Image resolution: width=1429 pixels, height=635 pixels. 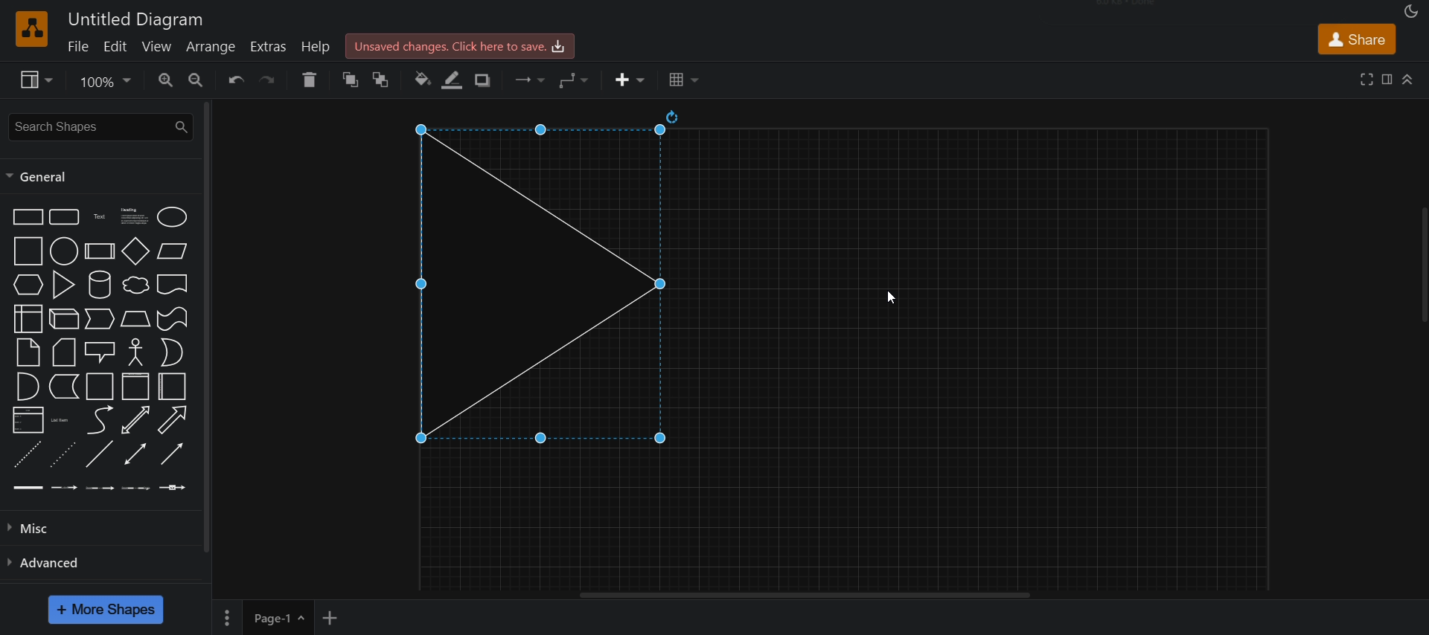 What do you see at coordinates (29, 251) in the screenshot?
I see `square` at bounding box center [29, 251].